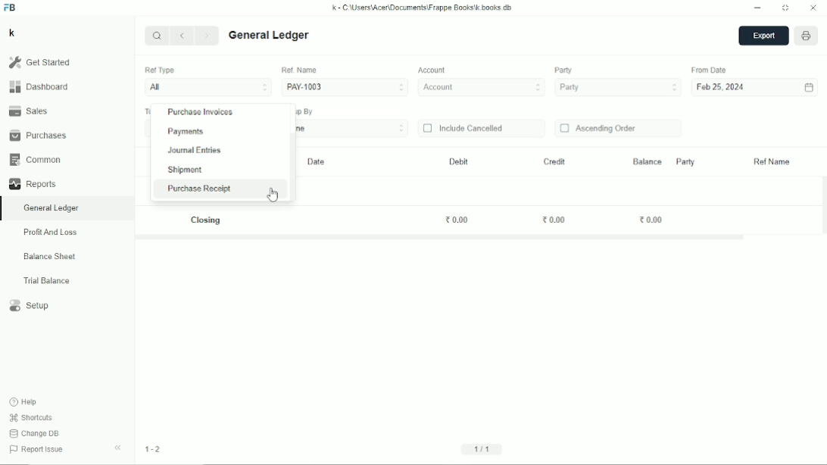 The image size is (827, 465). Describe the element at coordinates (51, 208) in the screenshot. I see `General ledger` at that location.